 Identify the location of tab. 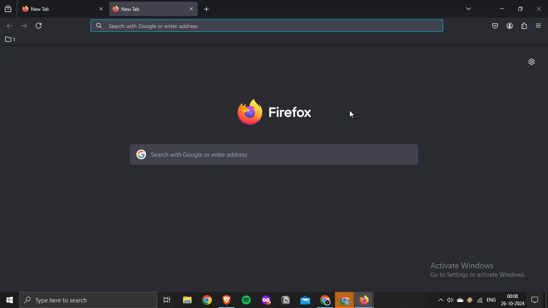
(57, 9).